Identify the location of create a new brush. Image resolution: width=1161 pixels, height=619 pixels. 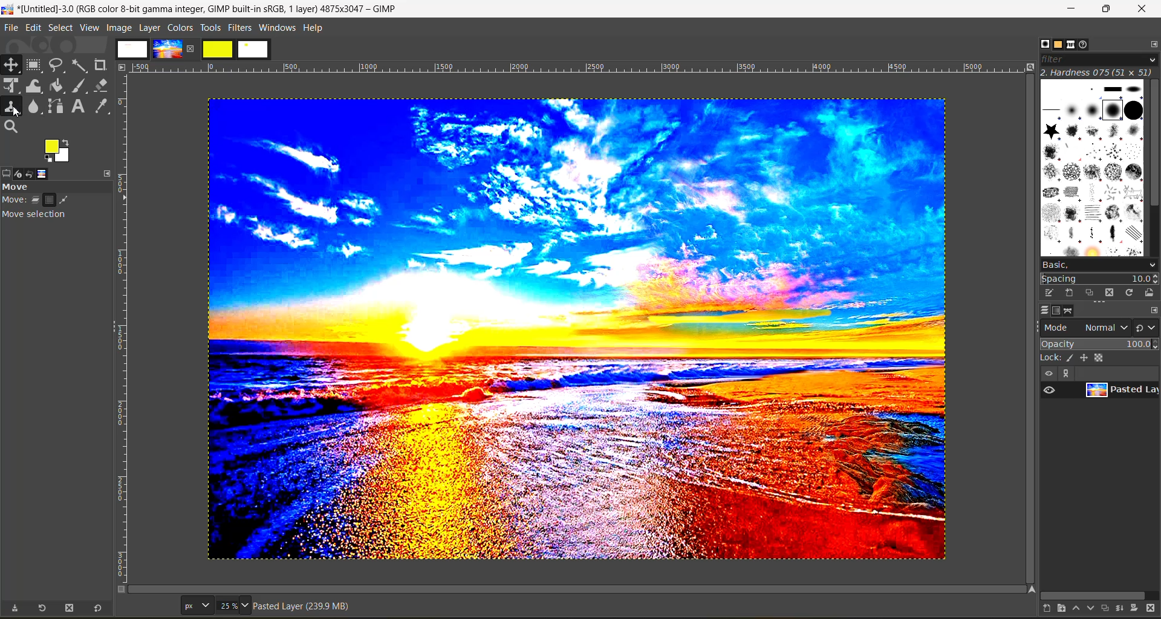
(1068, 293).